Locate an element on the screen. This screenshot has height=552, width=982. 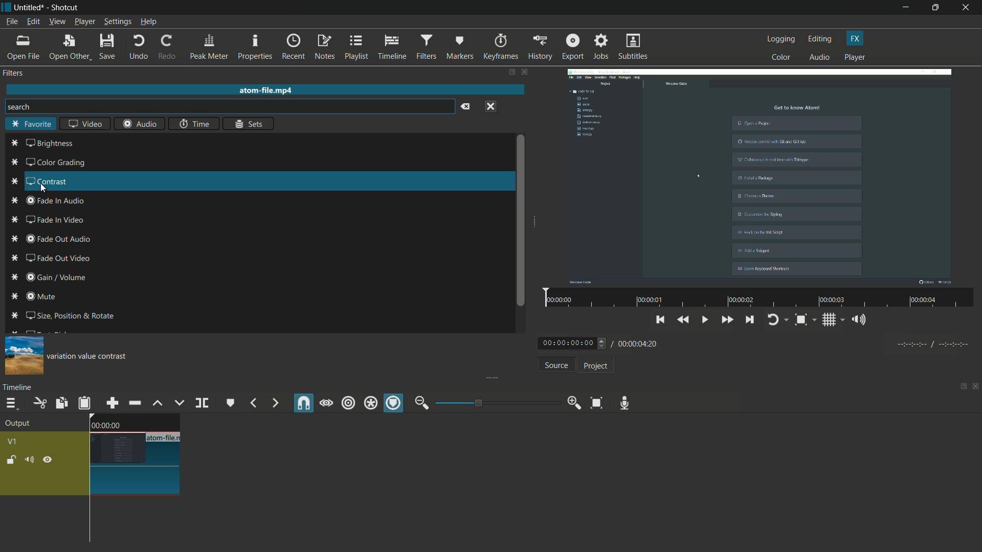
open file is located at coordinates (24, 48).